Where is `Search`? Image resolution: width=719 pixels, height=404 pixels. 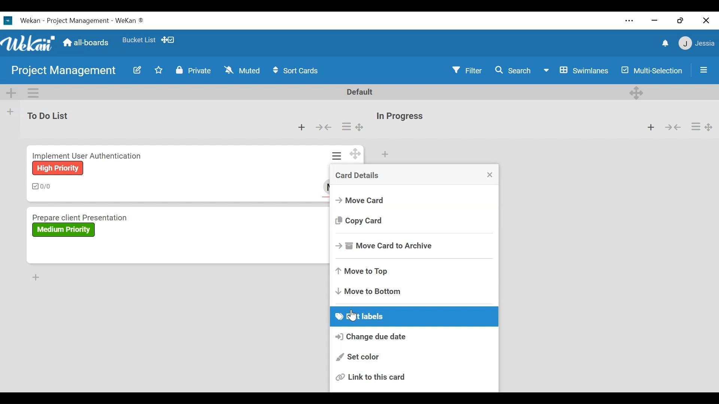
Search is located at coordinates (511, 70).